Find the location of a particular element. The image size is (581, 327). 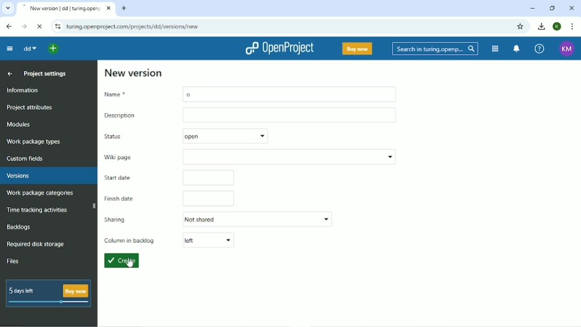

Close is located at coordinates (571, 8).